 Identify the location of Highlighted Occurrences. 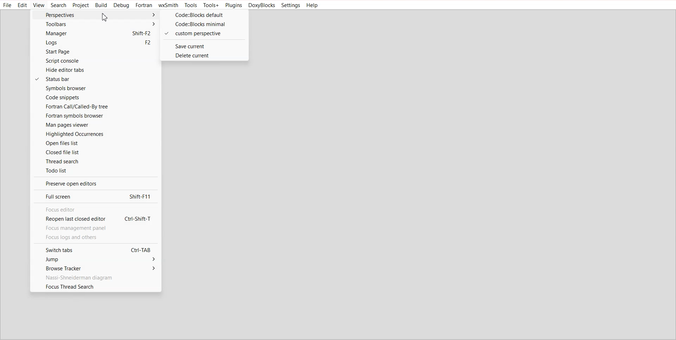
(95, 134).